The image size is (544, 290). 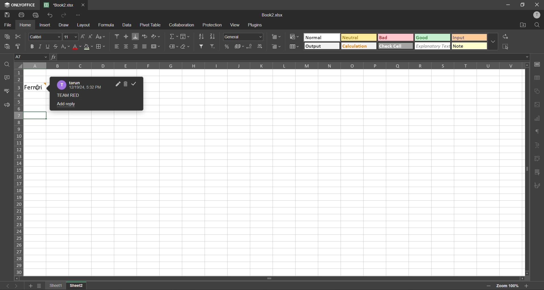 I want to click on borders, so click(x=101, y=47).